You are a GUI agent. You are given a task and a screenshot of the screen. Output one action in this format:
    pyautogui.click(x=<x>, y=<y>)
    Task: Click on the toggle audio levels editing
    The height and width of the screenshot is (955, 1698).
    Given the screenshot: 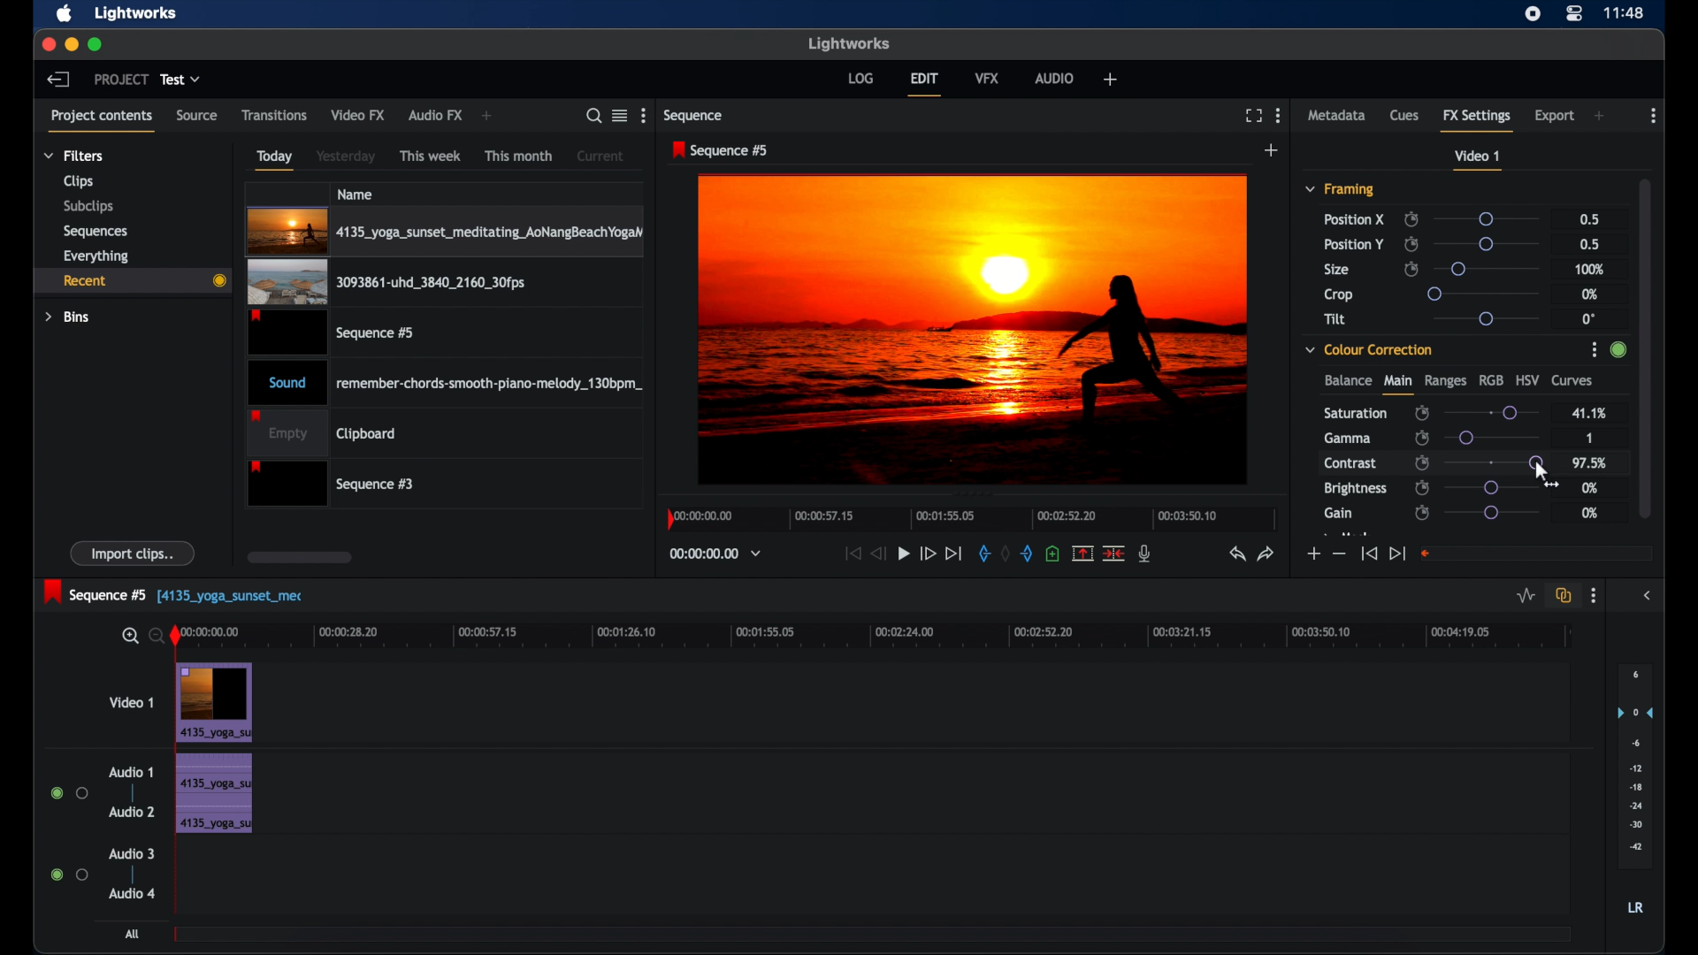 What is the action you would take?
    pyautogui.click(x=1524, y=594)
    